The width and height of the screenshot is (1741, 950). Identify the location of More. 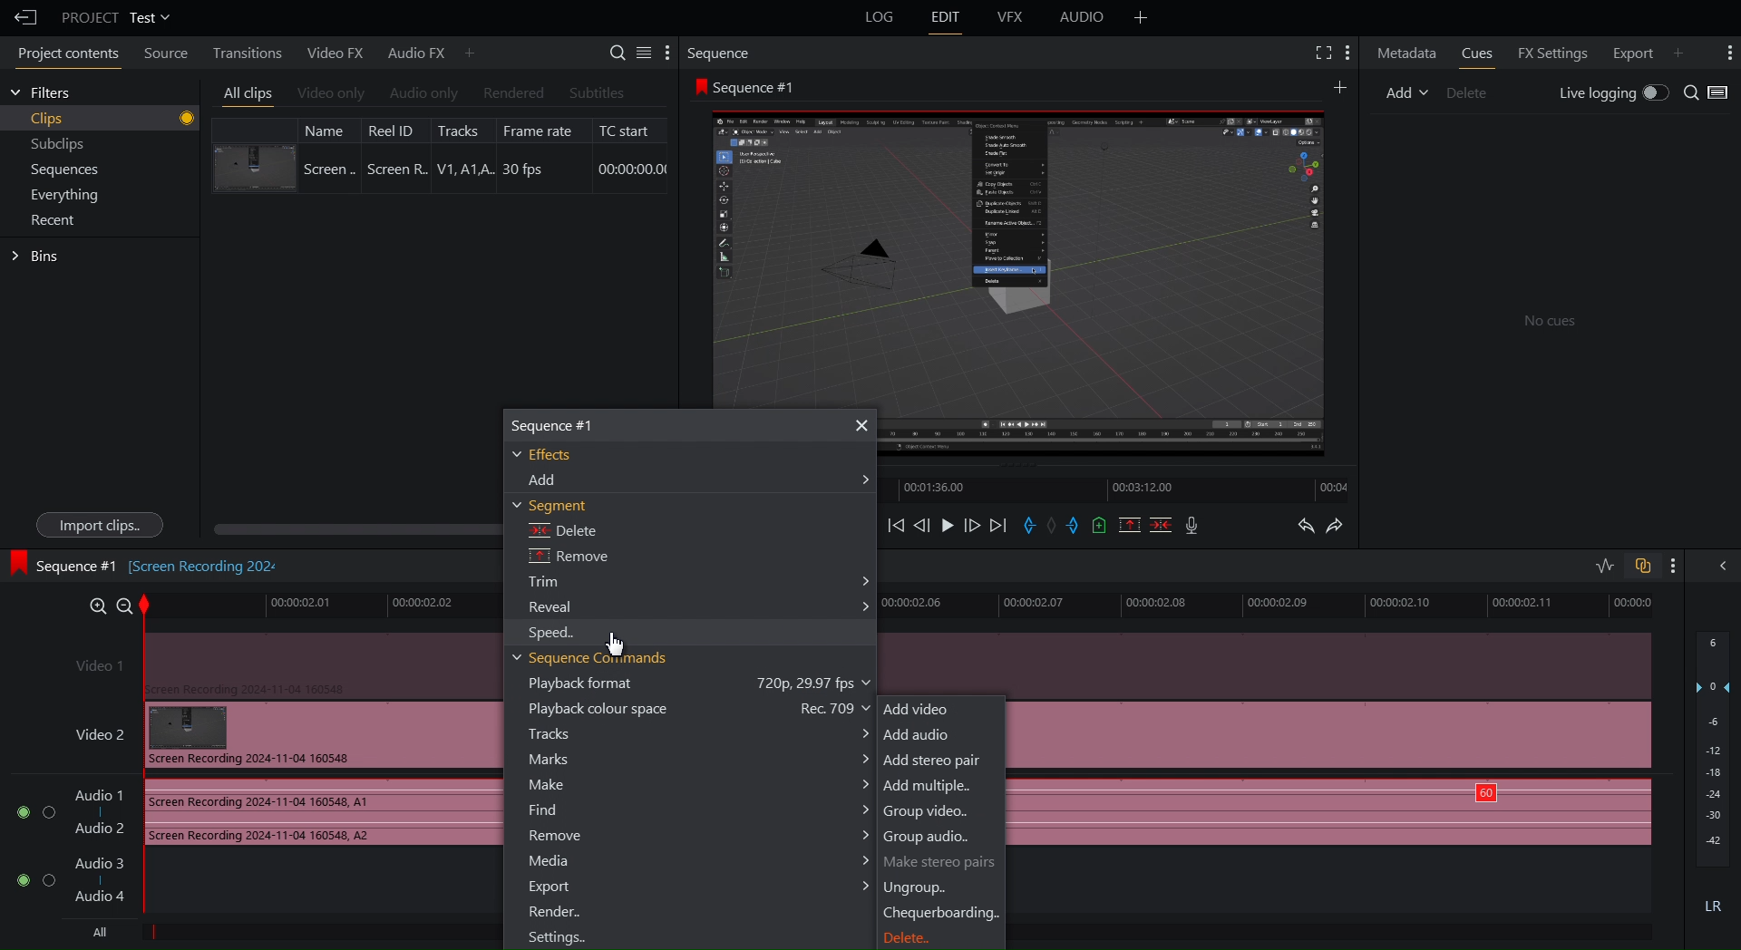
(1686, 51).